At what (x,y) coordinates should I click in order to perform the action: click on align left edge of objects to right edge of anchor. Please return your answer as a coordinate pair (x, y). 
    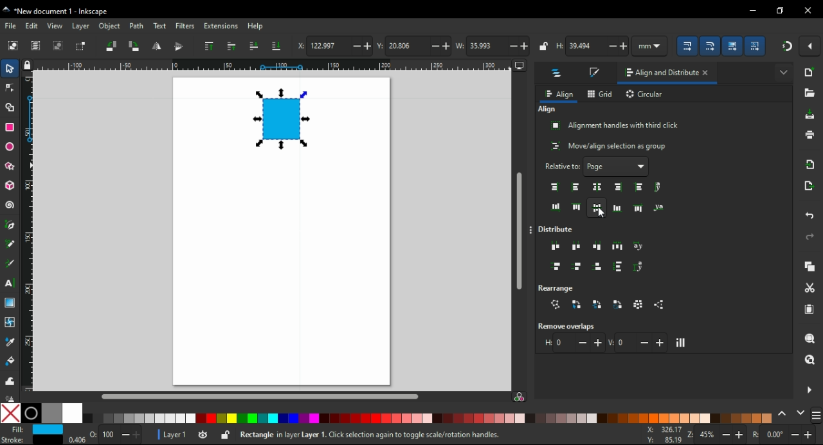
    Looking at the image, I should click on (640, 187).